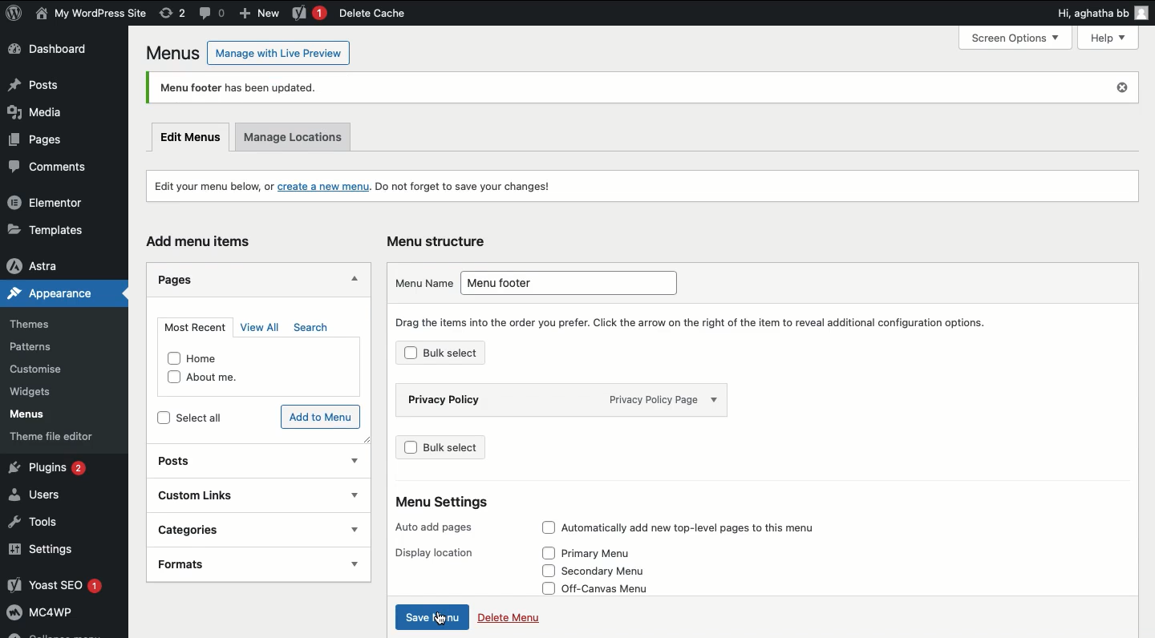 This screenshot has height=638, width=1155. I want to click on show, so click(349, 498).